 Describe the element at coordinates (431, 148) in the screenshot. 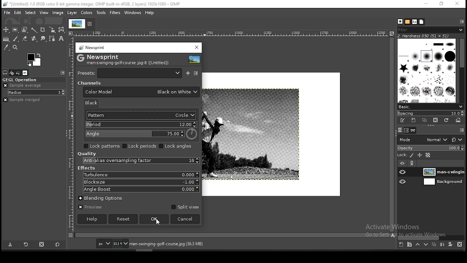

I see `opacity` at that location.